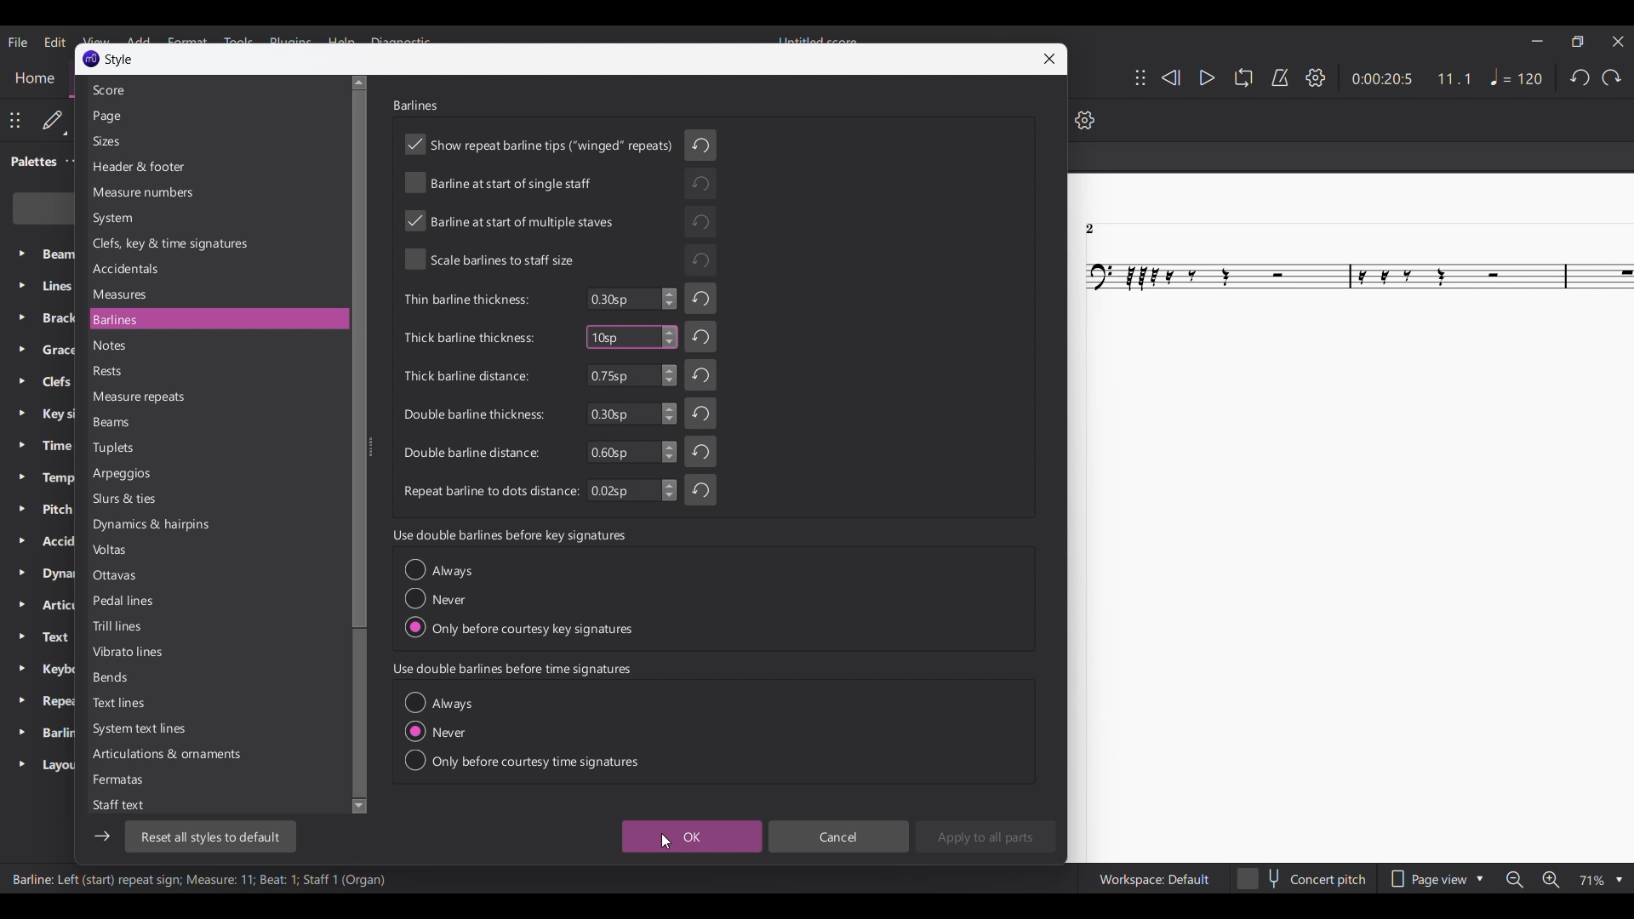 Image resolution: width=1634 pixels, height=919 pixels. Describe the element at coordinates (1085, 119) in the screenshot. I see `Settings` at that location.